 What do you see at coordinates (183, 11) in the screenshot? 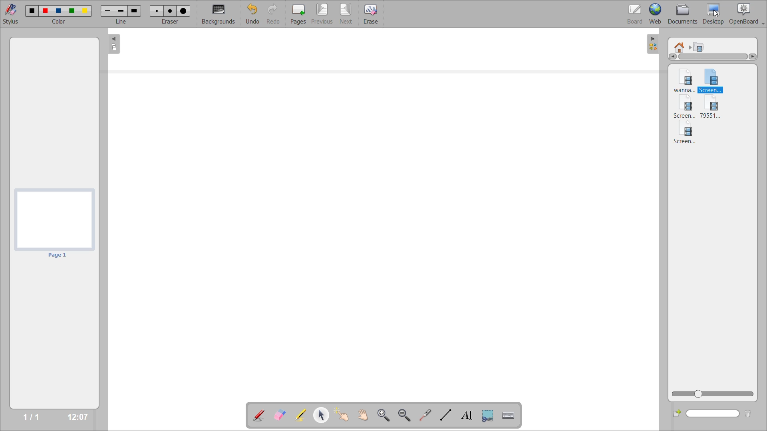
I see `Large eraser` at bounding box center [183, 11].